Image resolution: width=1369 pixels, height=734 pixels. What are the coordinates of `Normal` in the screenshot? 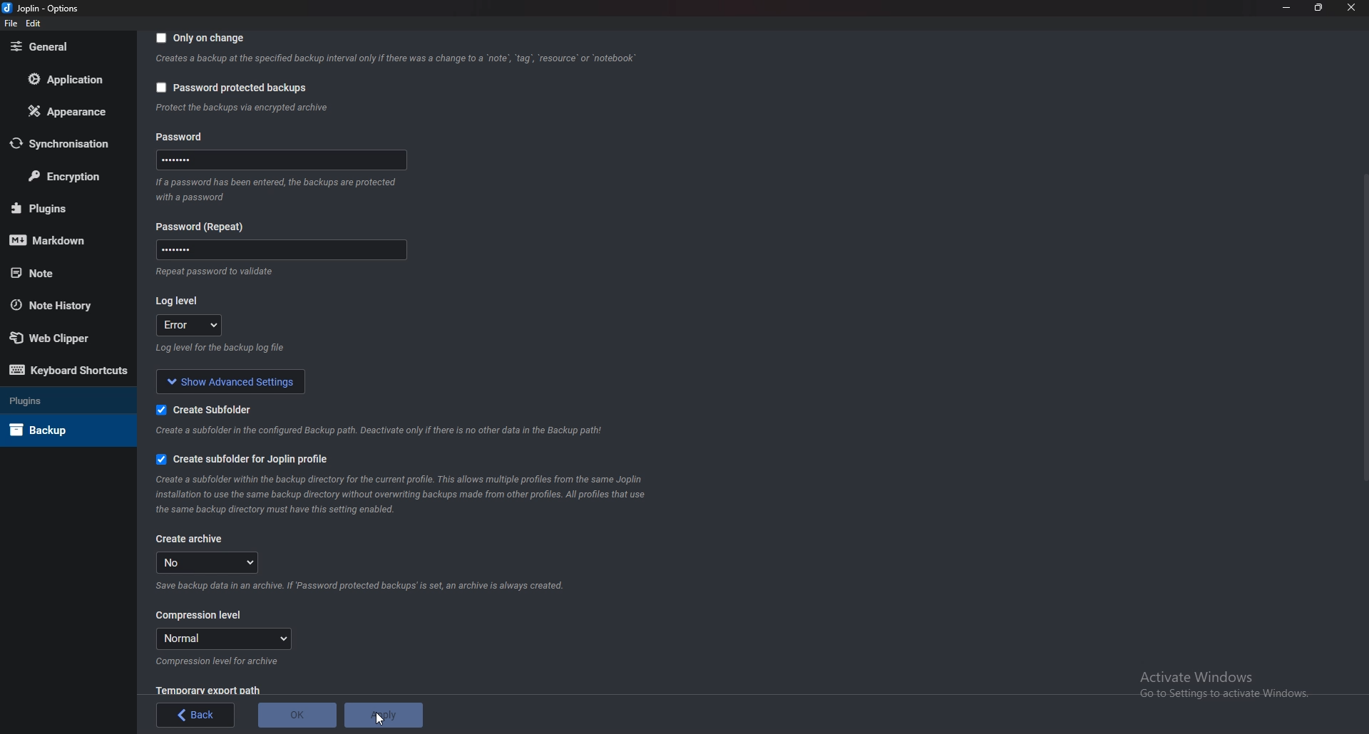 It's located at (223, 639).